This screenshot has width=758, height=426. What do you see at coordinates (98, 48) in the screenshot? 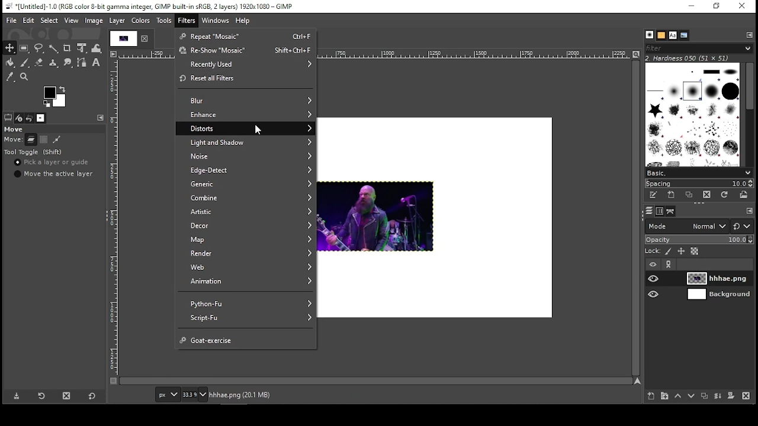
I see `warp transform tool` at bounding box center [98, 48].